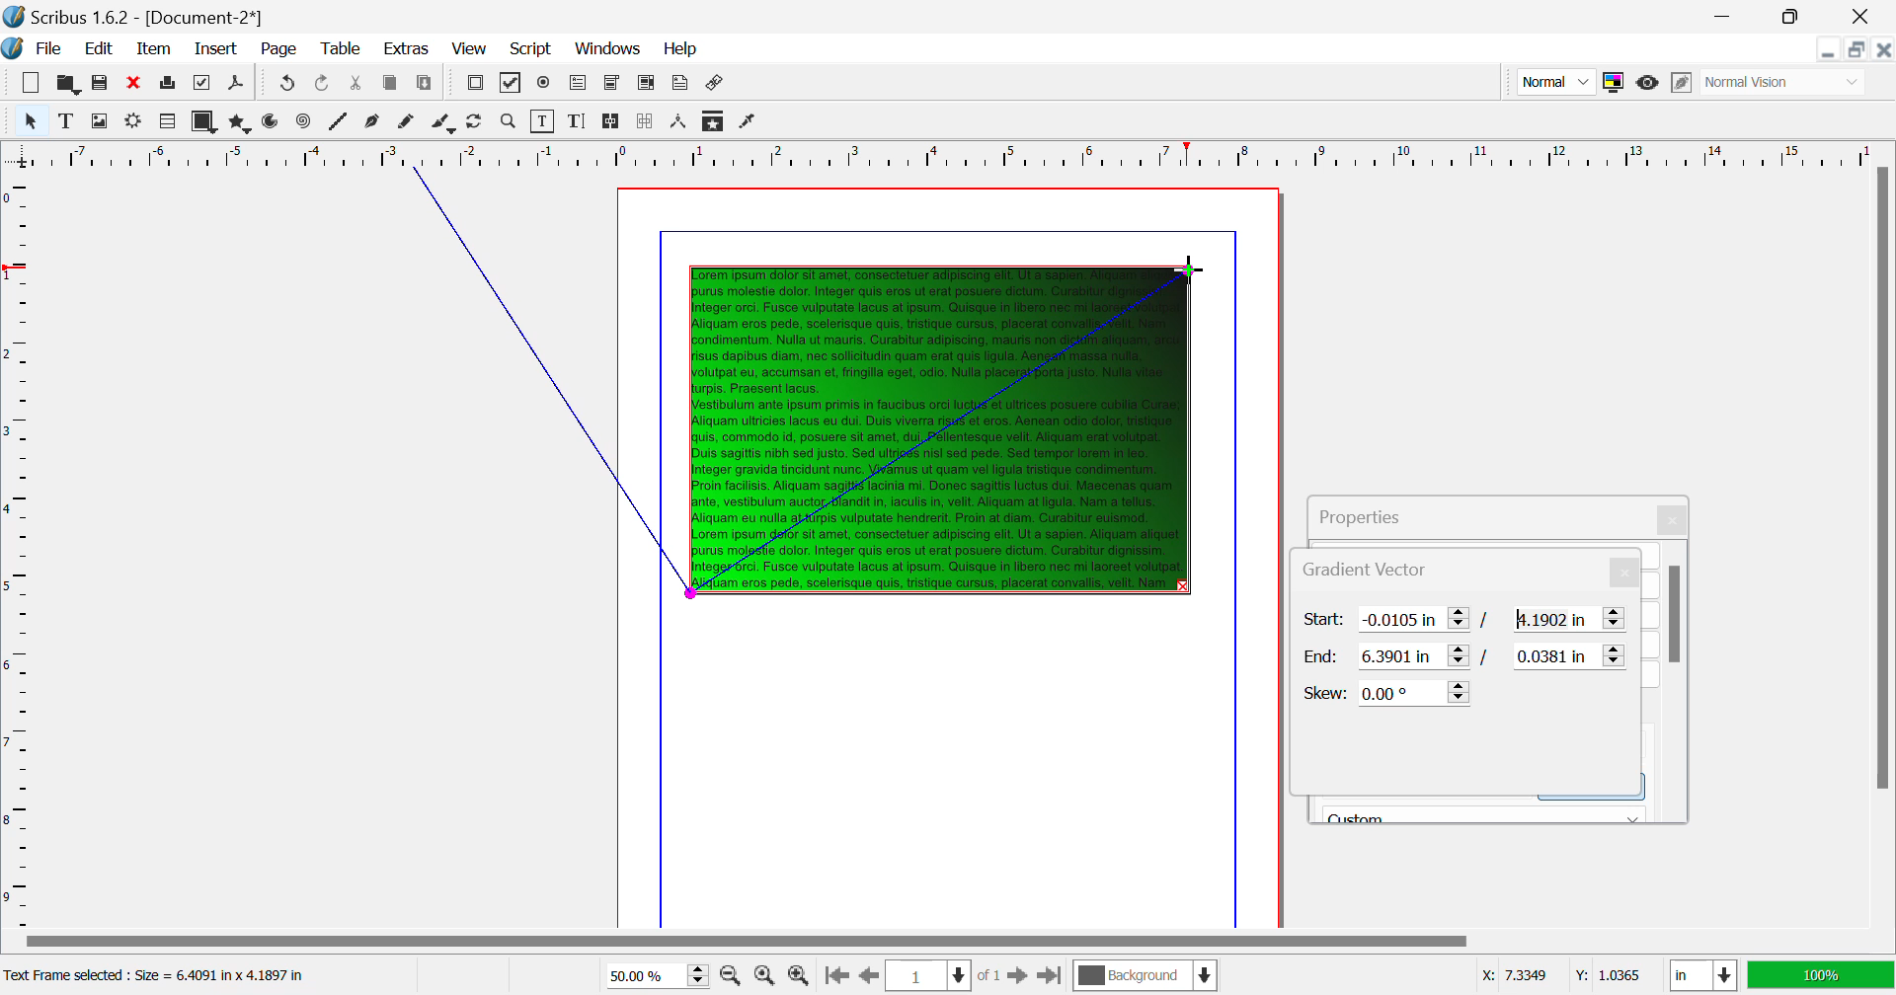 This screenshot has height=995, width=1896. I want to click on Restore Down, so click(1830, 49).